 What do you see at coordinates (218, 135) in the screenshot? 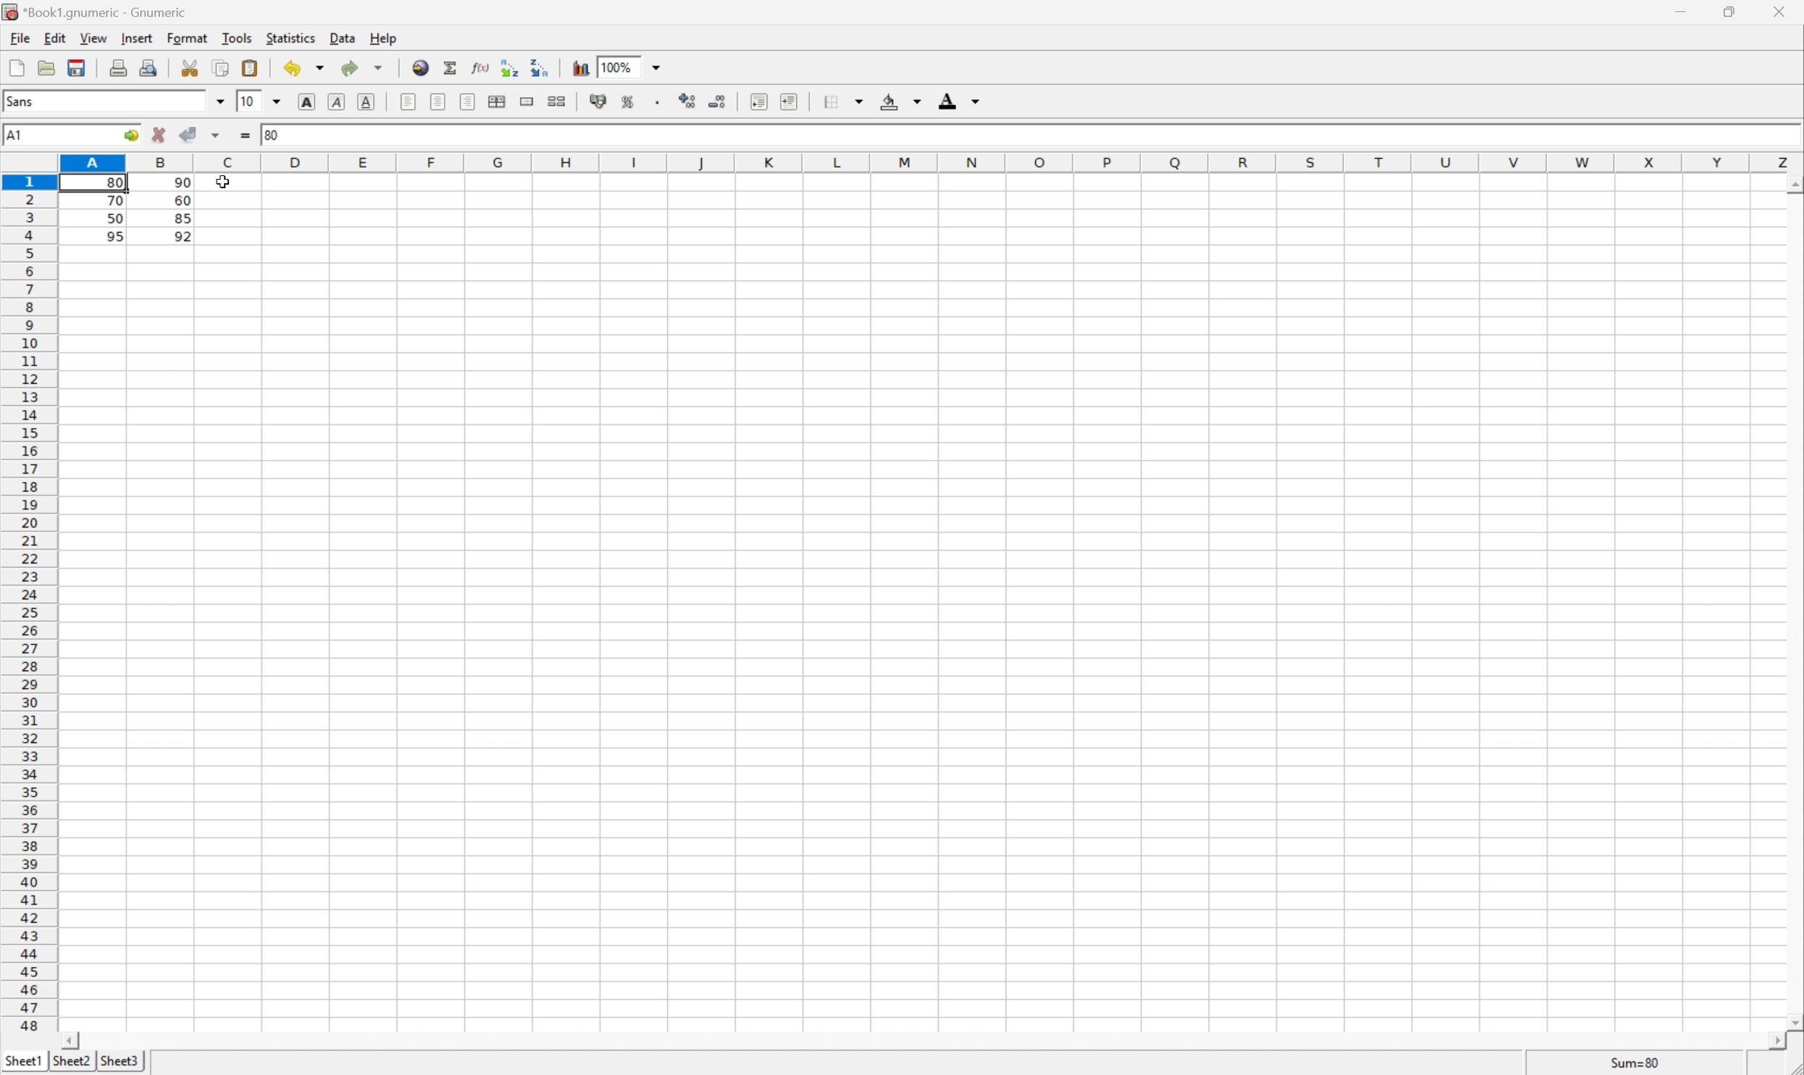
I see `Accept changes in multiple changes` at bounding box center [218, 135].